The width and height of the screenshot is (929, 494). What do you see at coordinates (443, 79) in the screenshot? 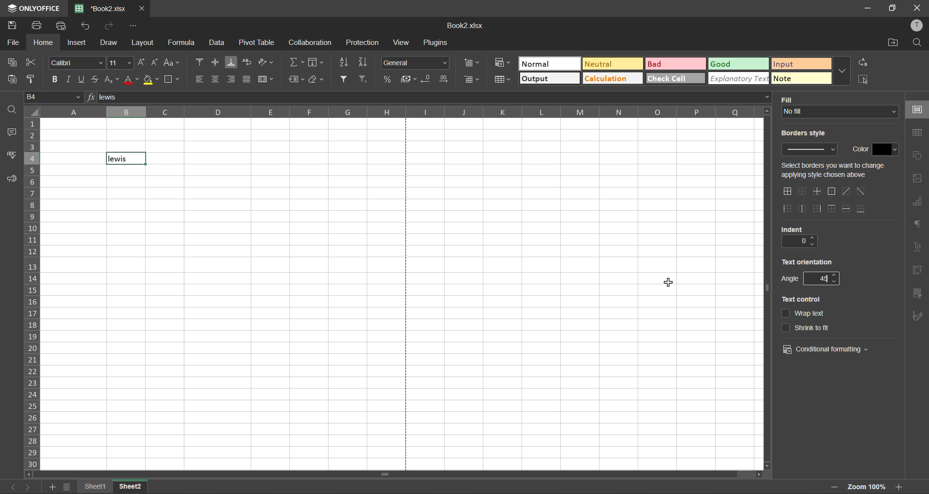
I see `increase decimal` at bounding box center [443, 79].